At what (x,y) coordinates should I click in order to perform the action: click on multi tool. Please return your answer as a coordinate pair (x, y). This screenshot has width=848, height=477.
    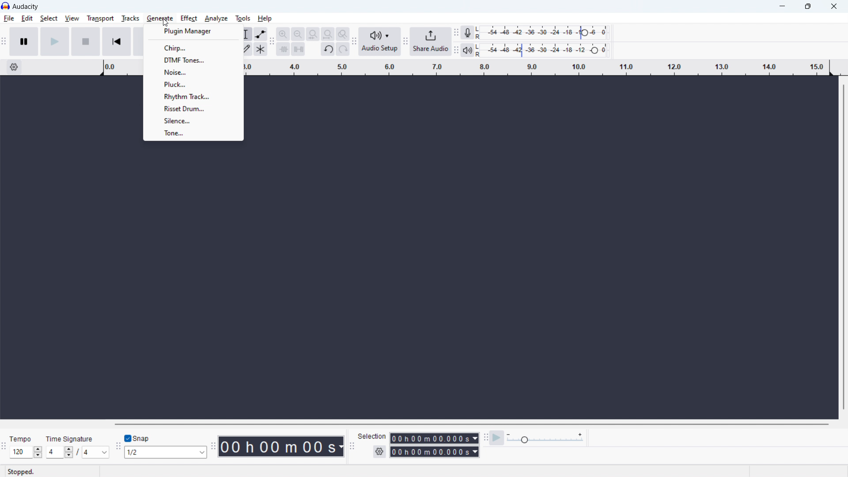
    Looking at the image, I should click on (261, 49).